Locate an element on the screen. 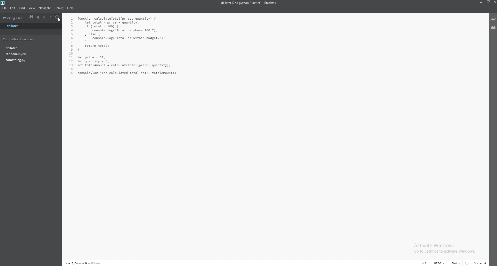  text is located at coordinates (456, 263).